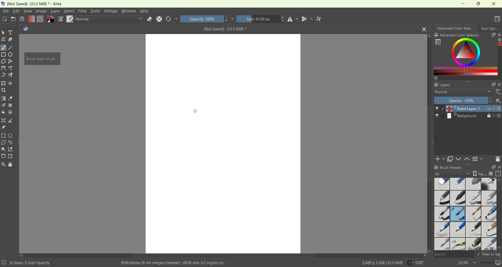  Describe the element at coordinates (35, 4) in the screenshot. I see `[Not Saved] (33.5 MiB) * - Krita` at that location.